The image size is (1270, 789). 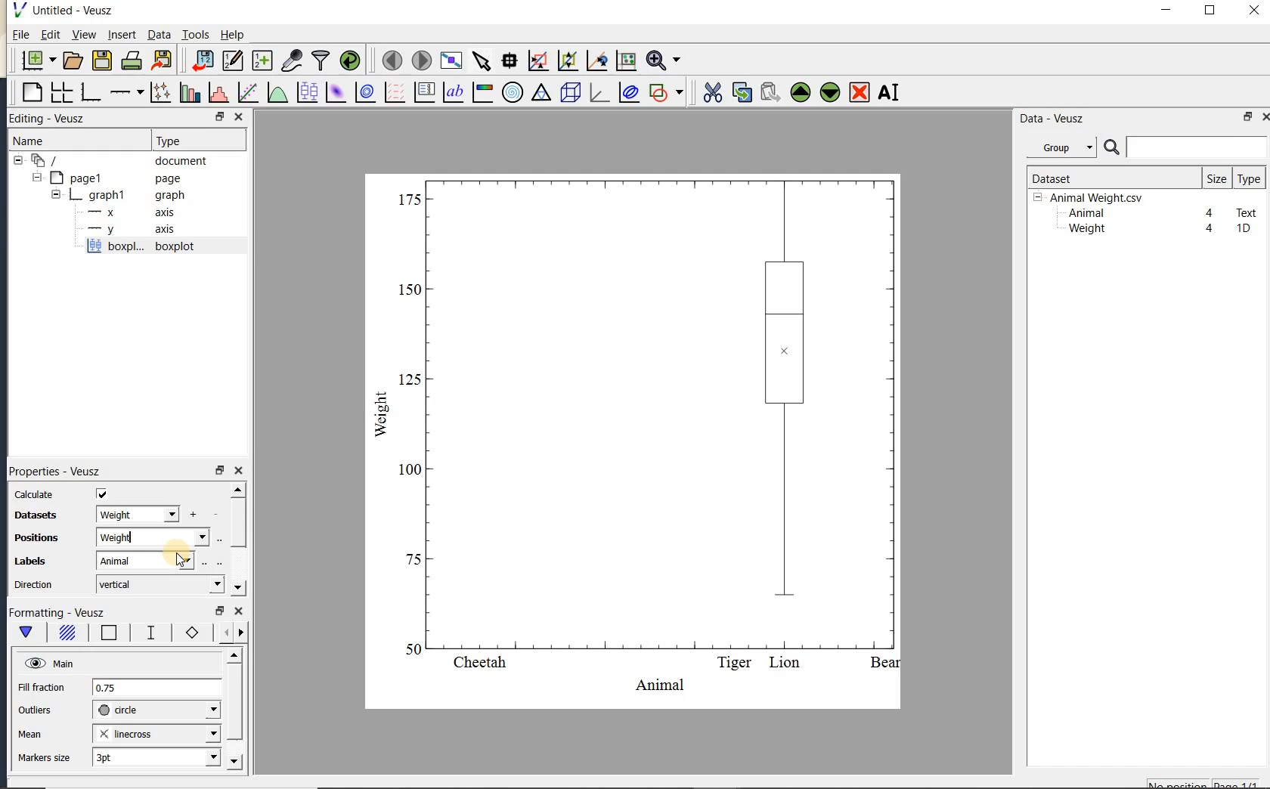 What do you see at coordinates (277, 94) in the screenshot?
I see `plot a function` at bounding box center [277, 94].